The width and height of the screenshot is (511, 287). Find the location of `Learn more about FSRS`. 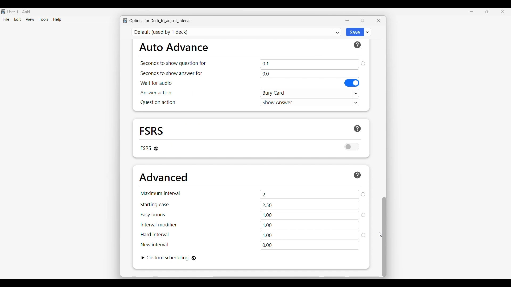

Learn more about FSRS is located at coordinates (357, 129).